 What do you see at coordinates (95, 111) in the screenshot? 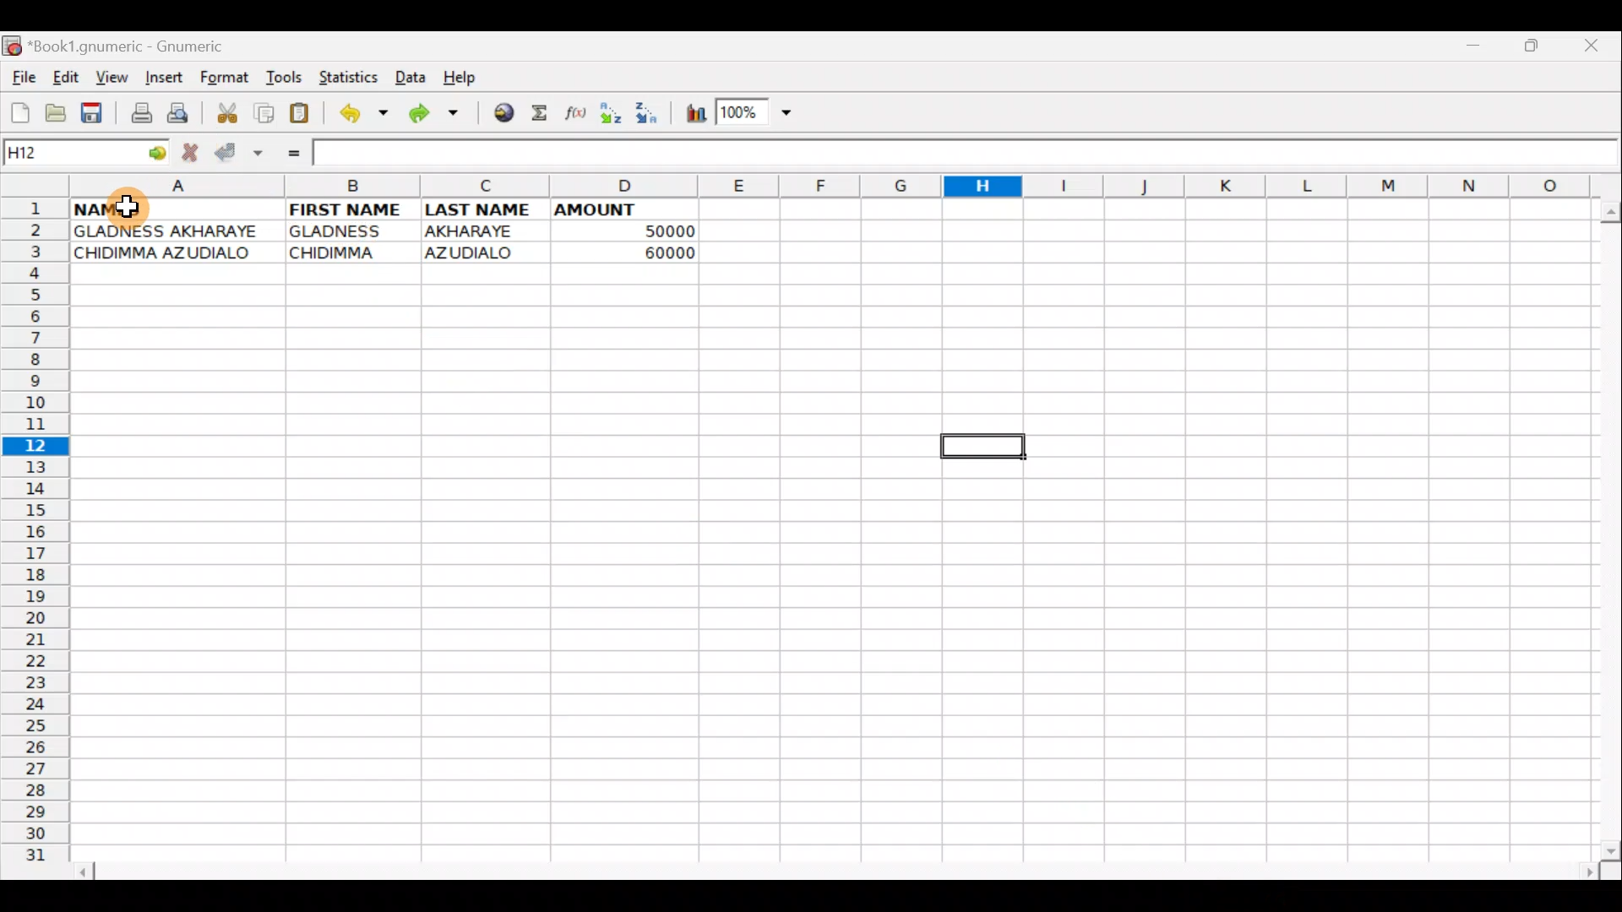
I see `Save current workbook` at bounding box center [95, 111].